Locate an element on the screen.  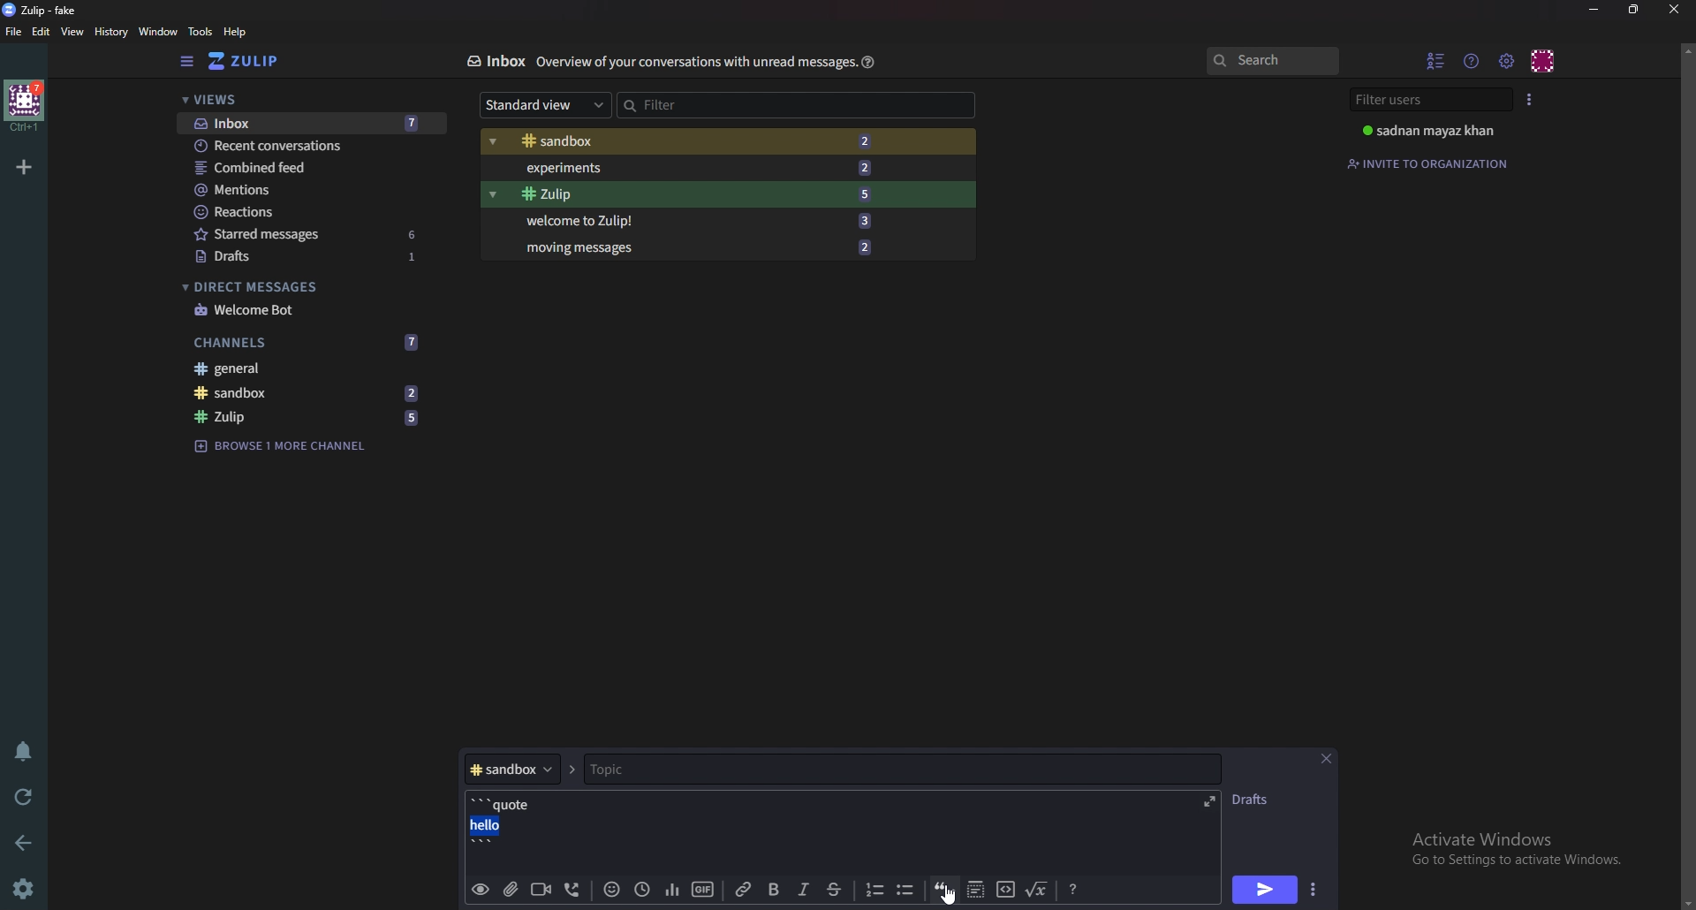
Drafts is located at coordinates (269, 257).